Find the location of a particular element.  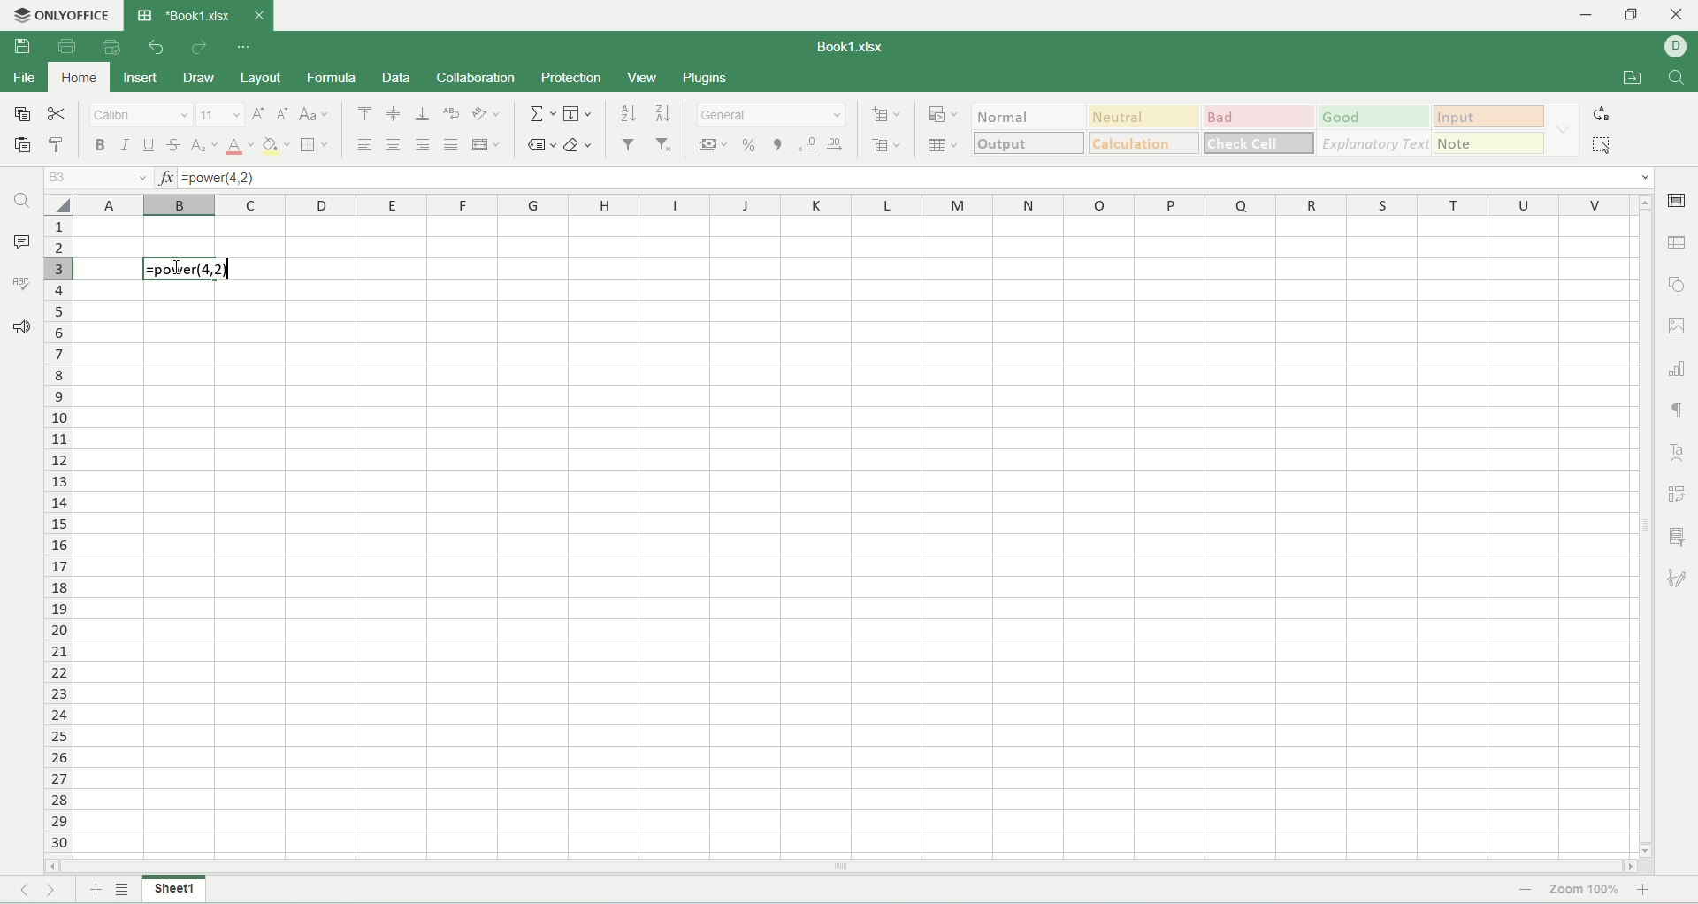

formula is located at coordinates (329, 78).